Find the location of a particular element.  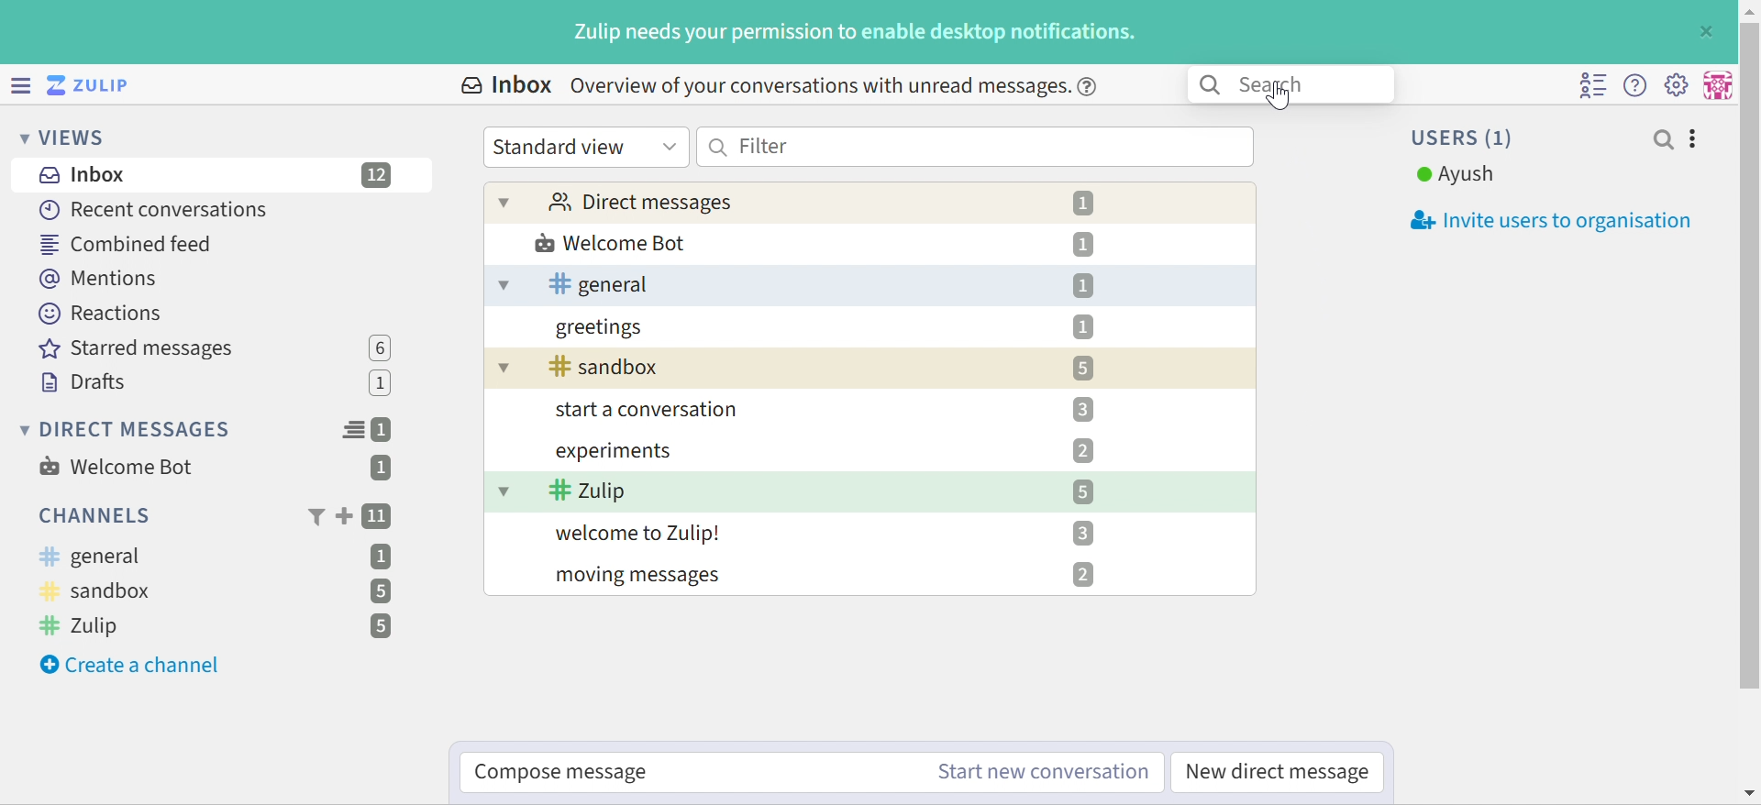

Scroll up is located at coordinates (1749, 11).